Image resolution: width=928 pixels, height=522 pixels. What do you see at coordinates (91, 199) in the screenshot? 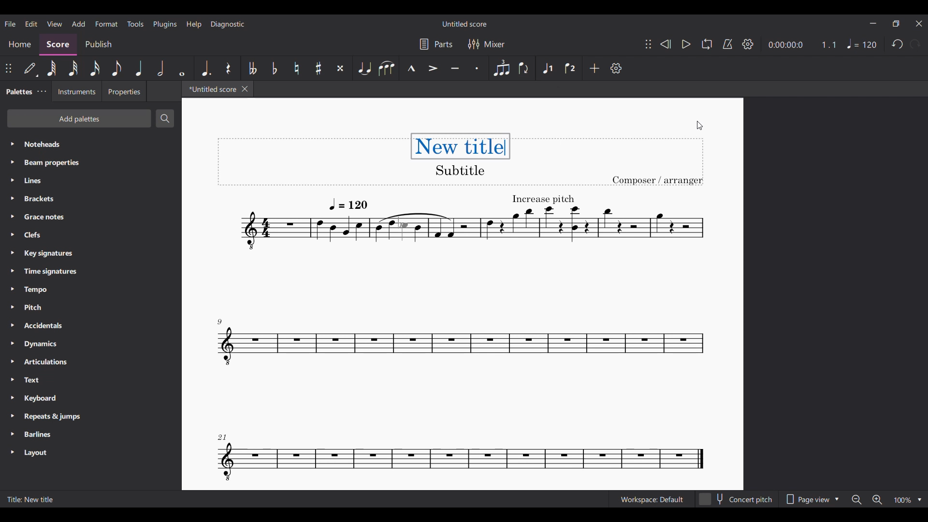
I see `Brackets` at bounding box center [91, 199].